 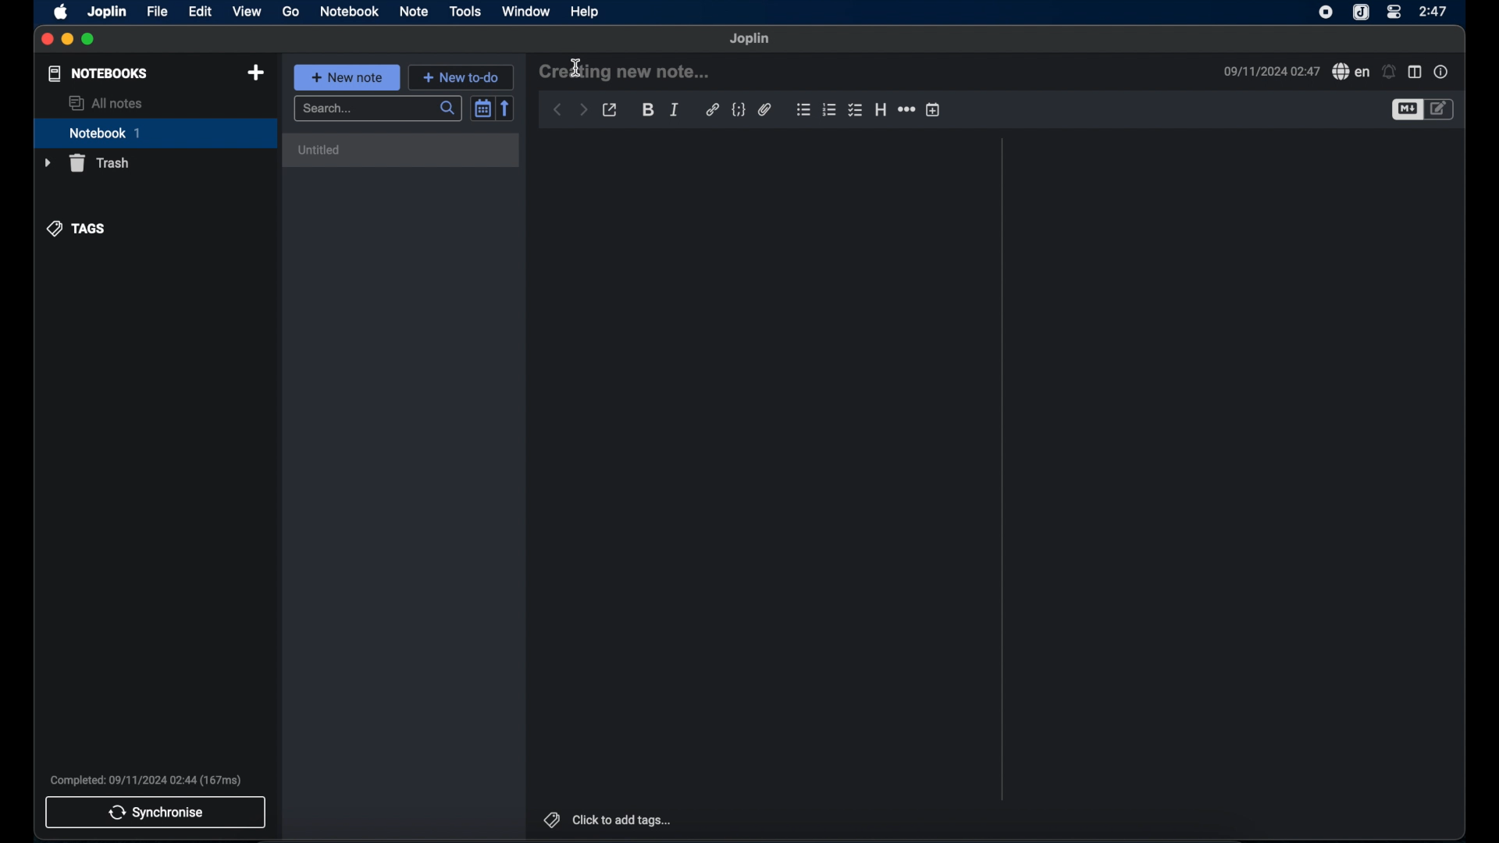 What do you see at coordinates (750, 38) in the screenshot?
I see `joplin` at bounding box center [750, 38].